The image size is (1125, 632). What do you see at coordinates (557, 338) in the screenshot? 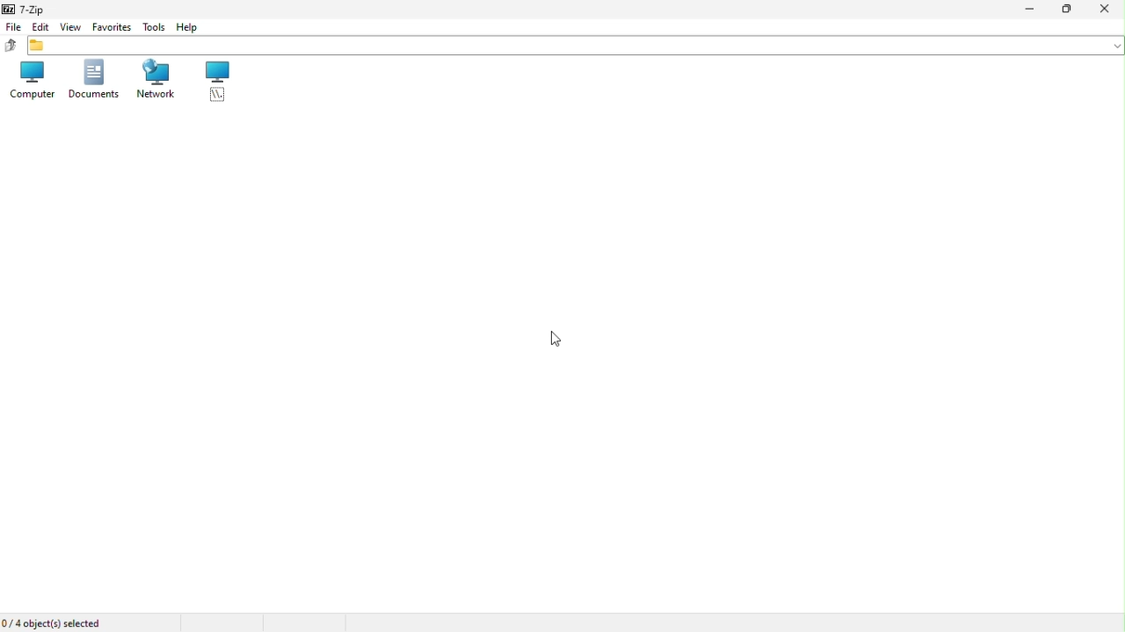
I see `cursor` at bounding box center [557, 338].